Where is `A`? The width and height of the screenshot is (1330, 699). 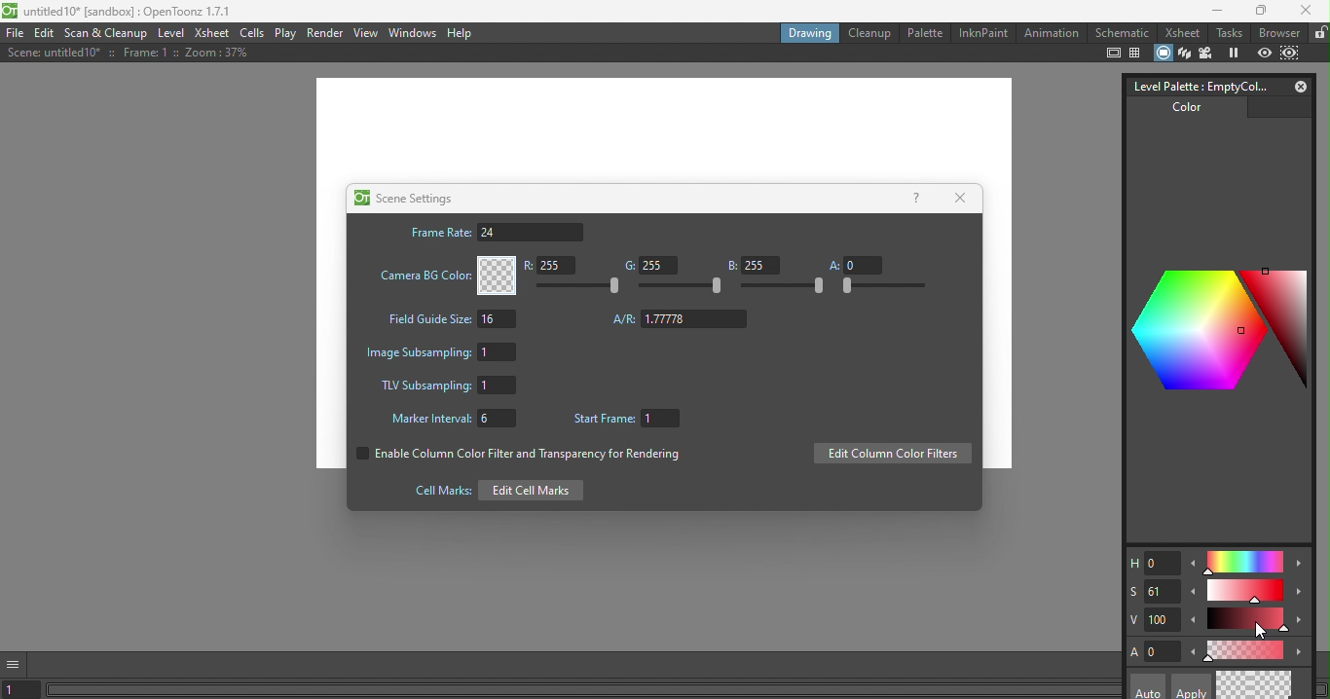 A is located at coordinates (1155, 651).